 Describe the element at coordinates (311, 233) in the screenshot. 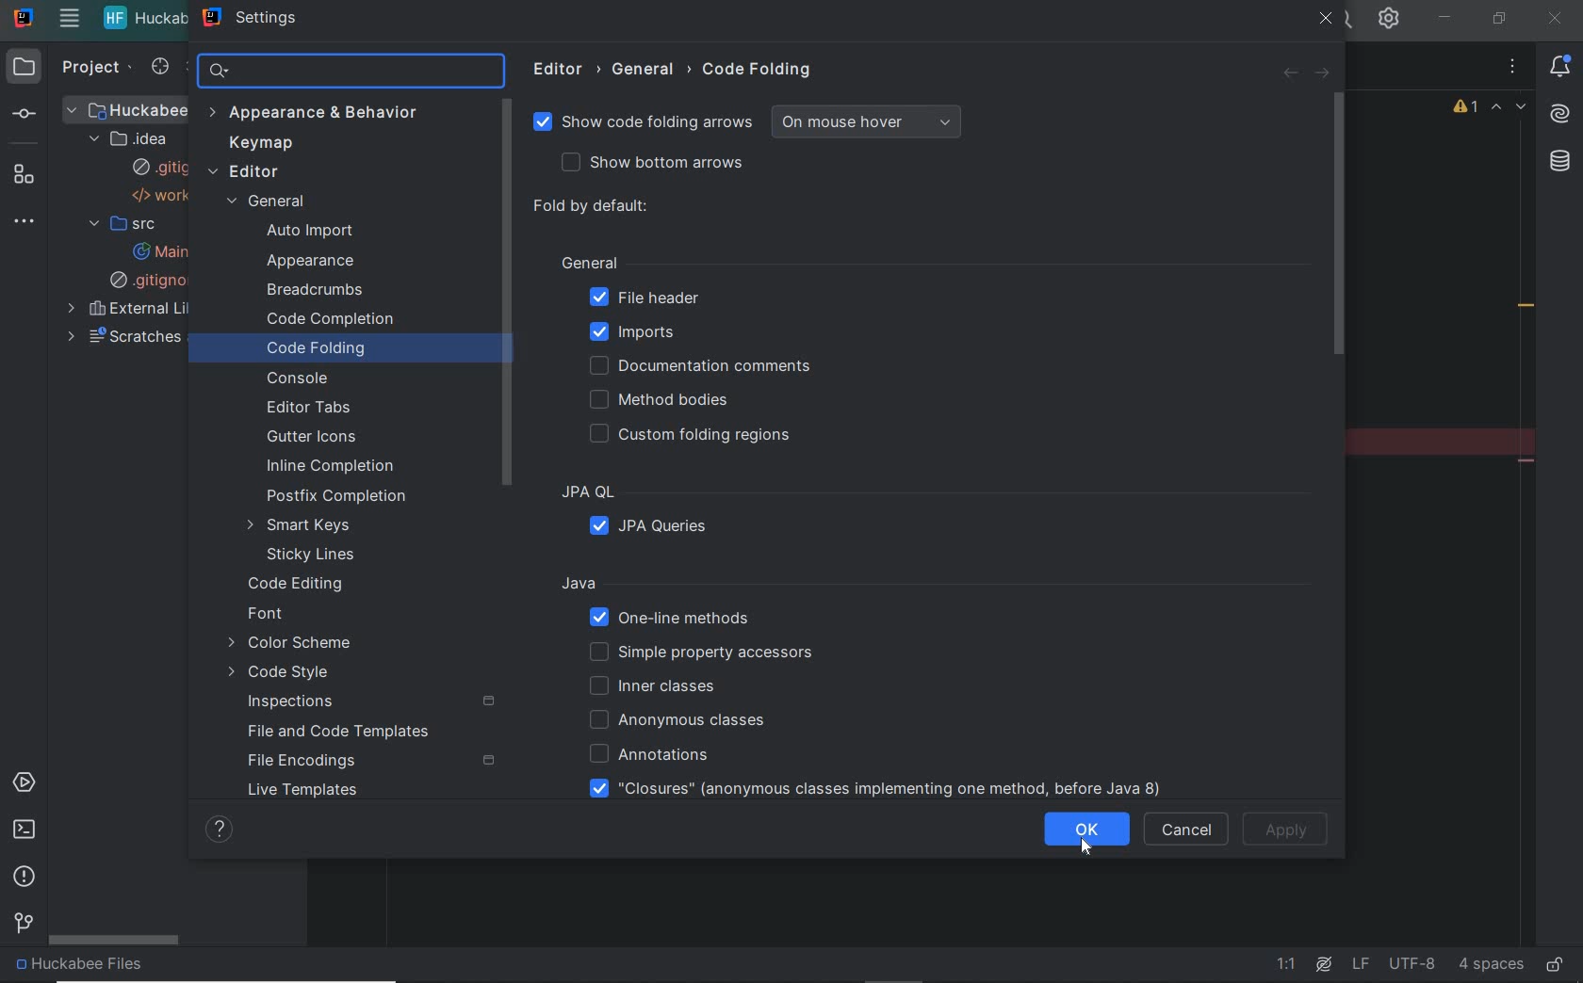

I see `auto import` at that location.